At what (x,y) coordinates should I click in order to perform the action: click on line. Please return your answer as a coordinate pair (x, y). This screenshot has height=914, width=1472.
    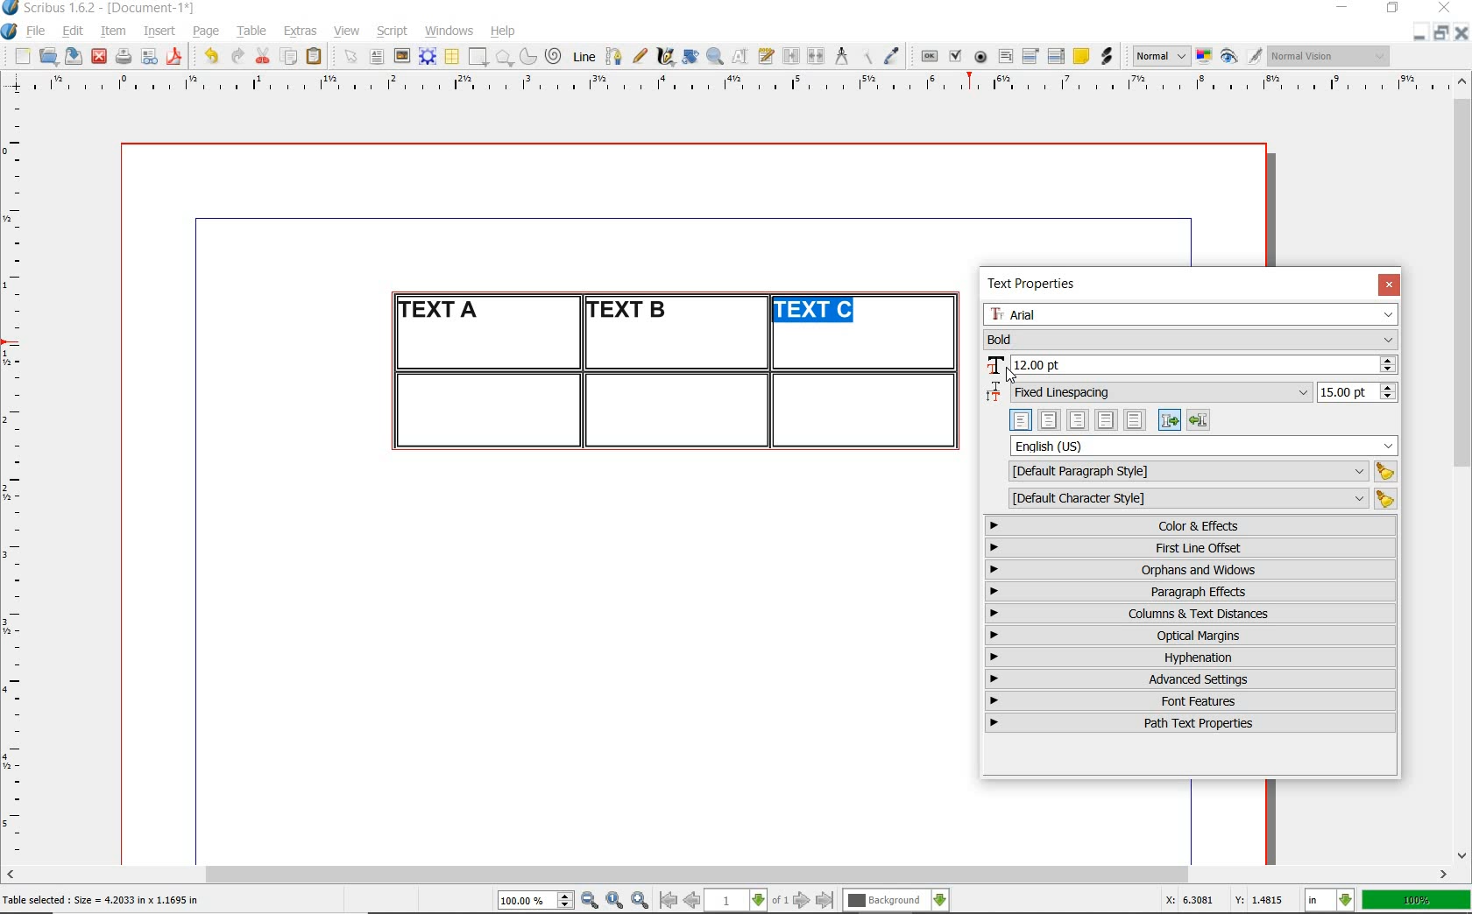
    Looking at the image, I should click on (582, 56).